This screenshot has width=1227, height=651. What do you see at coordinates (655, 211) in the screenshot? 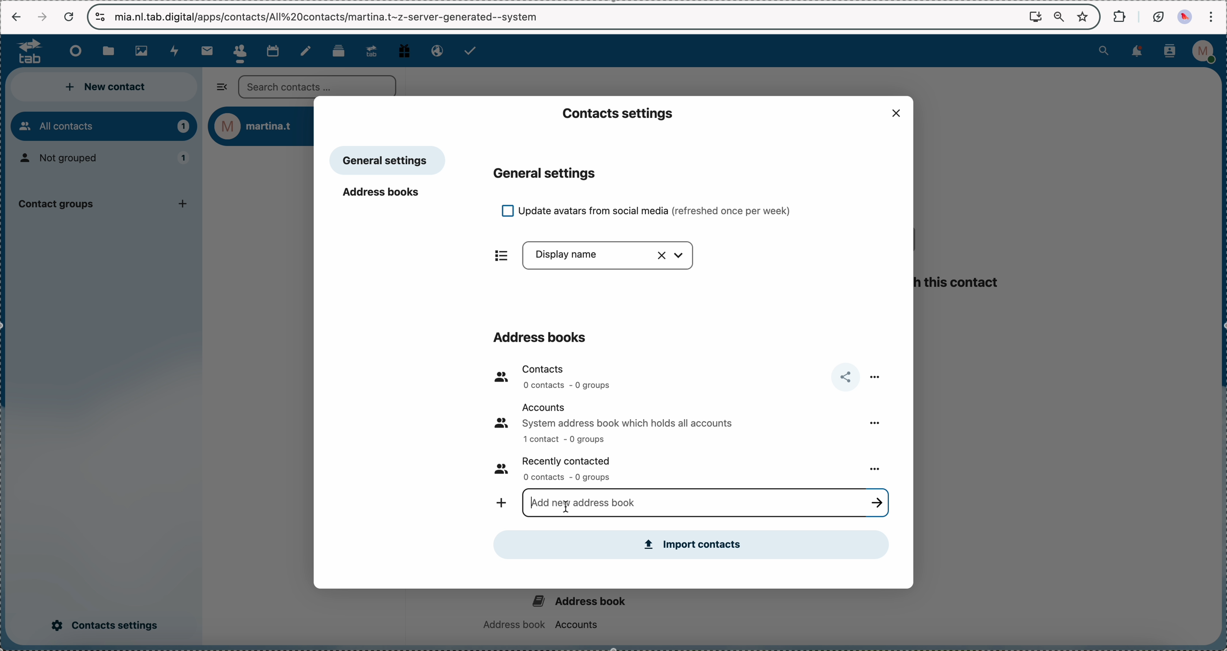
I see `update avatars` at bounding box center [655, 211].